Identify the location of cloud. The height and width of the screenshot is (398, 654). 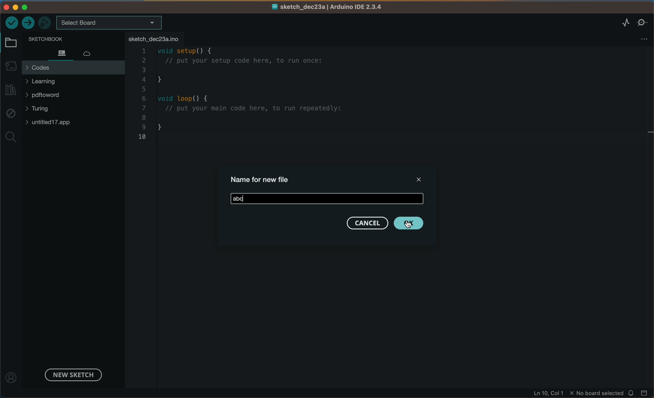
(92, 52).